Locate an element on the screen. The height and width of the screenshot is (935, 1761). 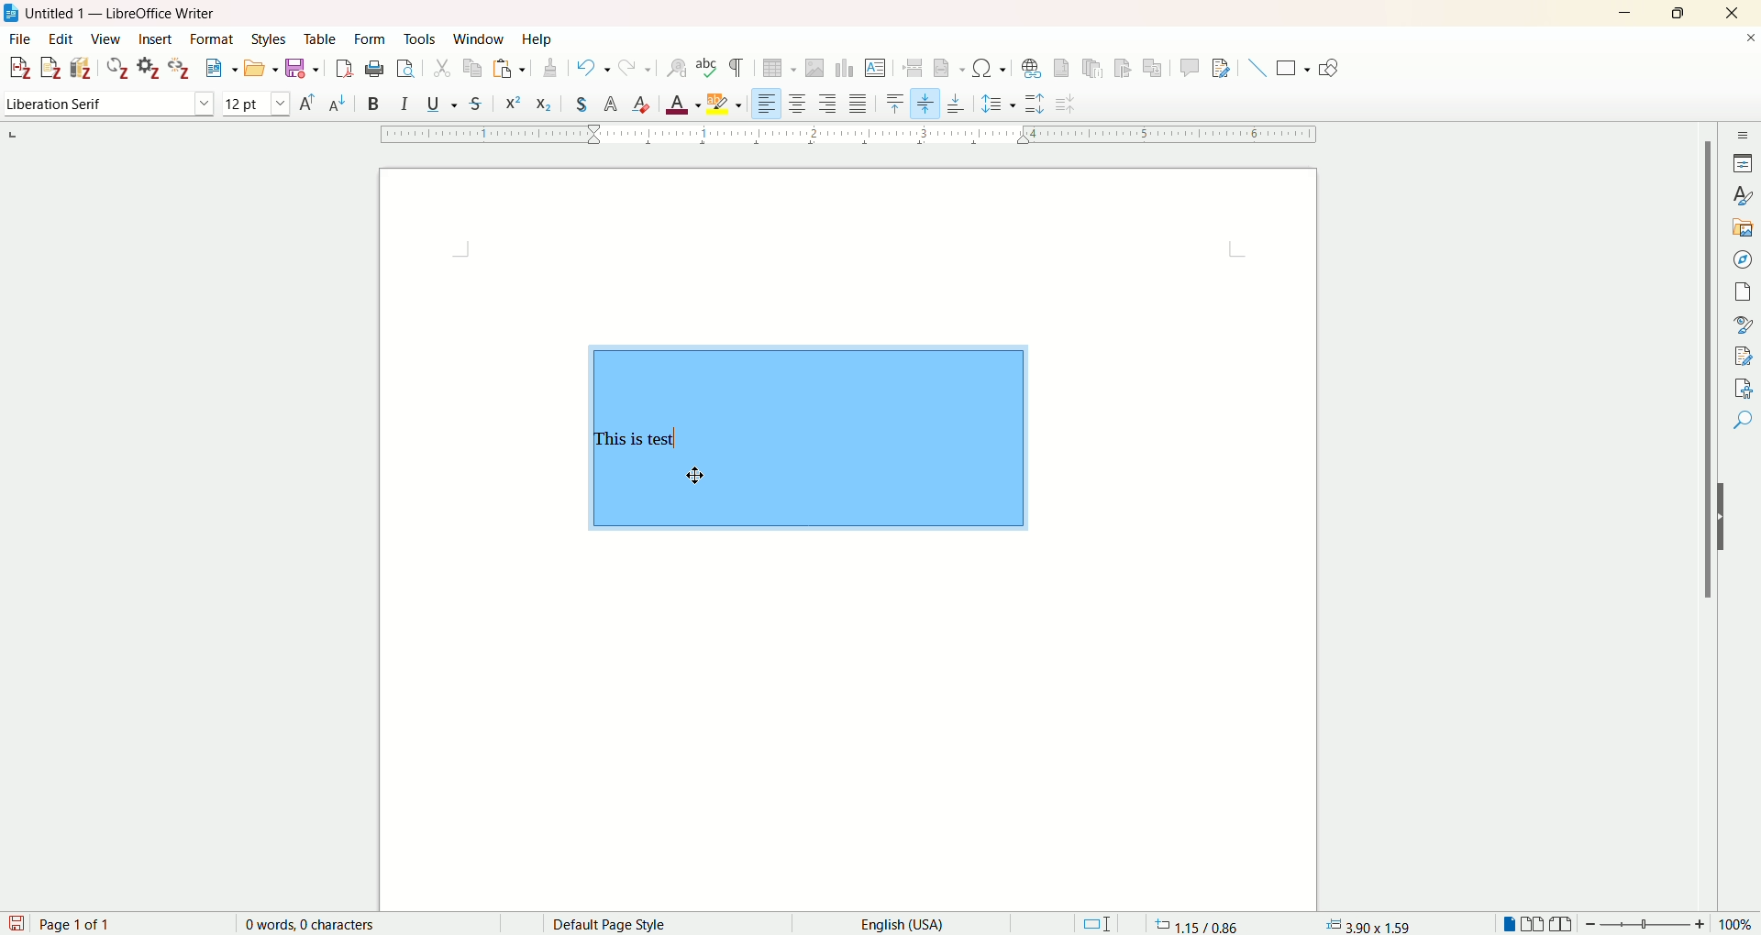
page is located at coordinates (1741, 294).